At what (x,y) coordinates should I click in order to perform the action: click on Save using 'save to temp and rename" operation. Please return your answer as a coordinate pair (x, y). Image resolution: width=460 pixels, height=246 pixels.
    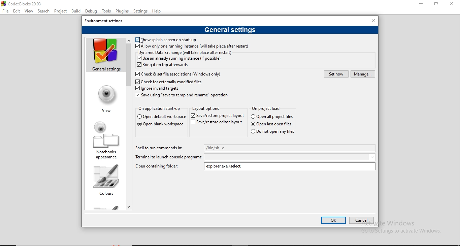
    Looking at the image, I should click on (183, 96).